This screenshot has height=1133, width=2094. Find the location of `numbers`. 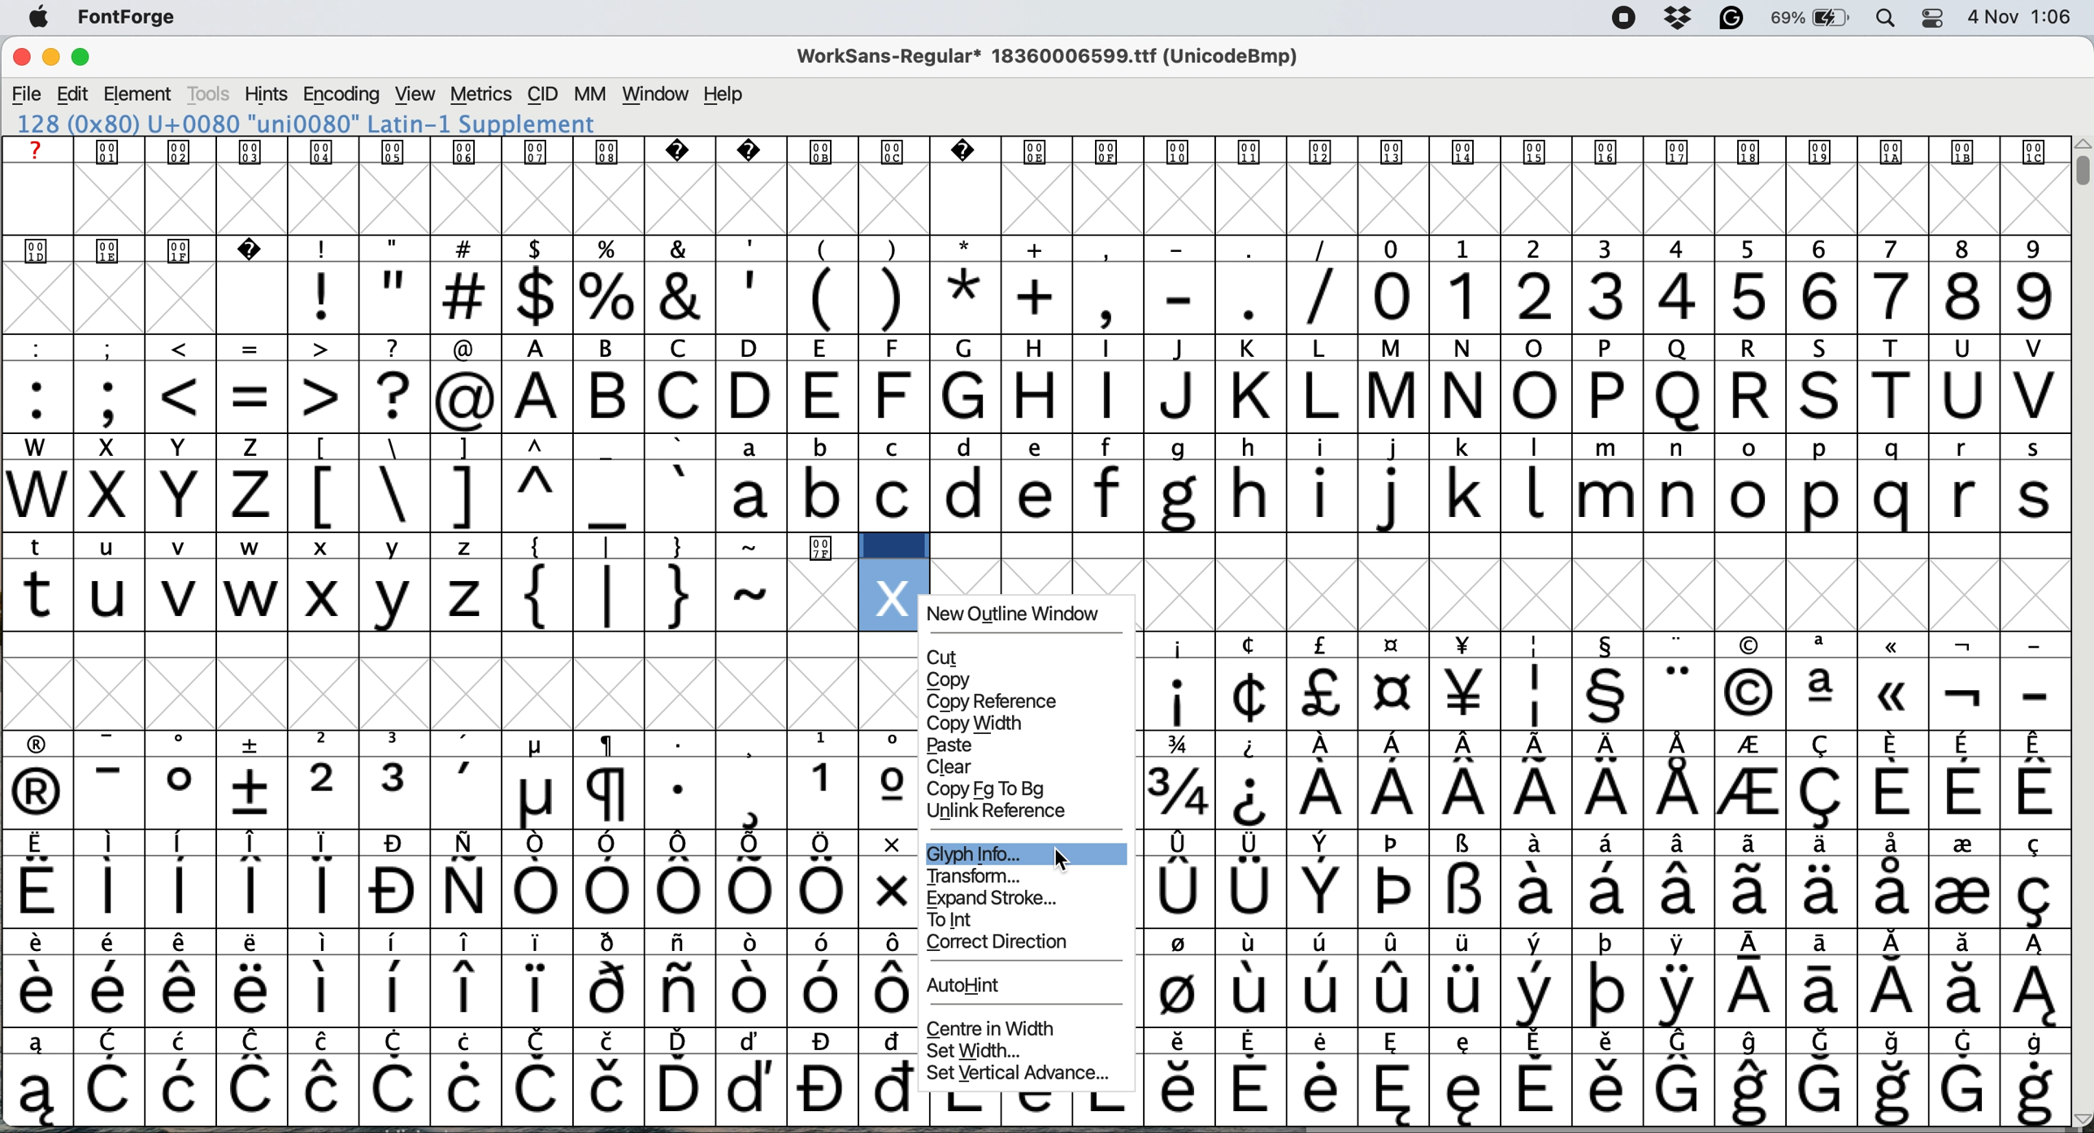

numbers is located at coordinates (1712, 295).